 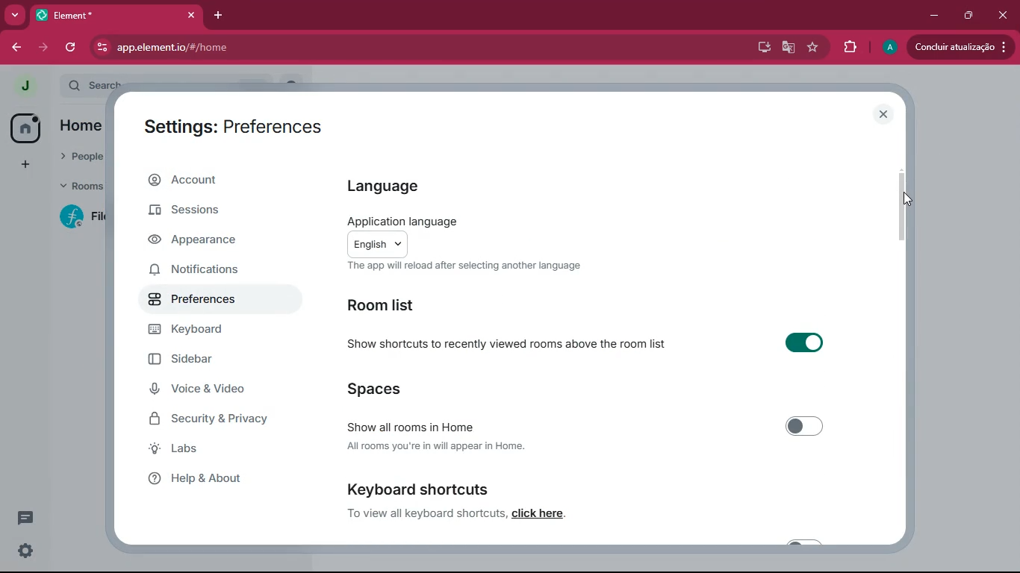 What do you see at coordinates (14, 48) in the screenshot?
I see `back` at bounding box center [14, 48].